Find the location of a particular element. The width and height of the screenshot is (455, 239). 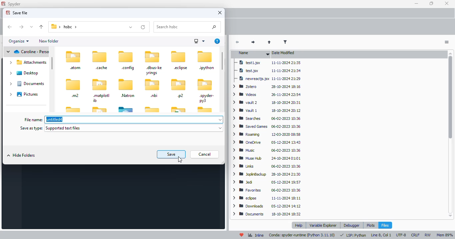

Music is located at coordinates (243, 150).